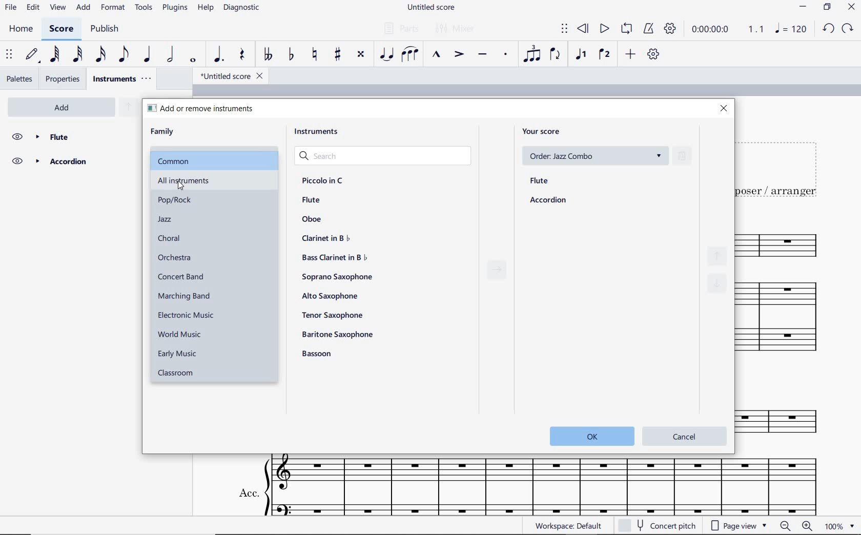  What do you see at coordinates (548, 201) in the screenshot?
I see `accordion` at bounding box center [548, 201].